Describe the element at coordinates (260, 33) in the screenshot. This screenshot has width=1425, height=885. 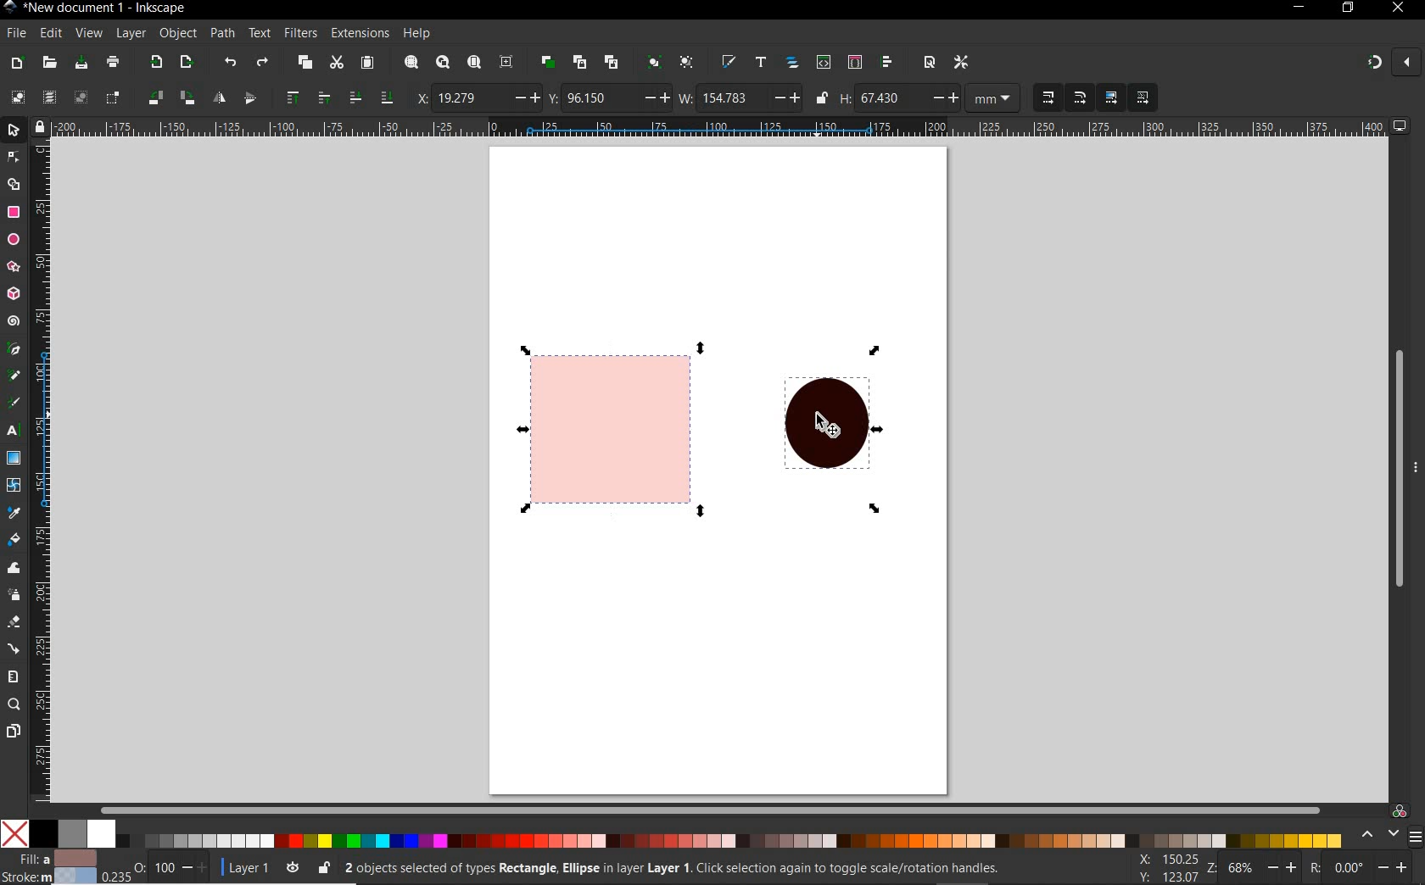
I see `text` at that location.